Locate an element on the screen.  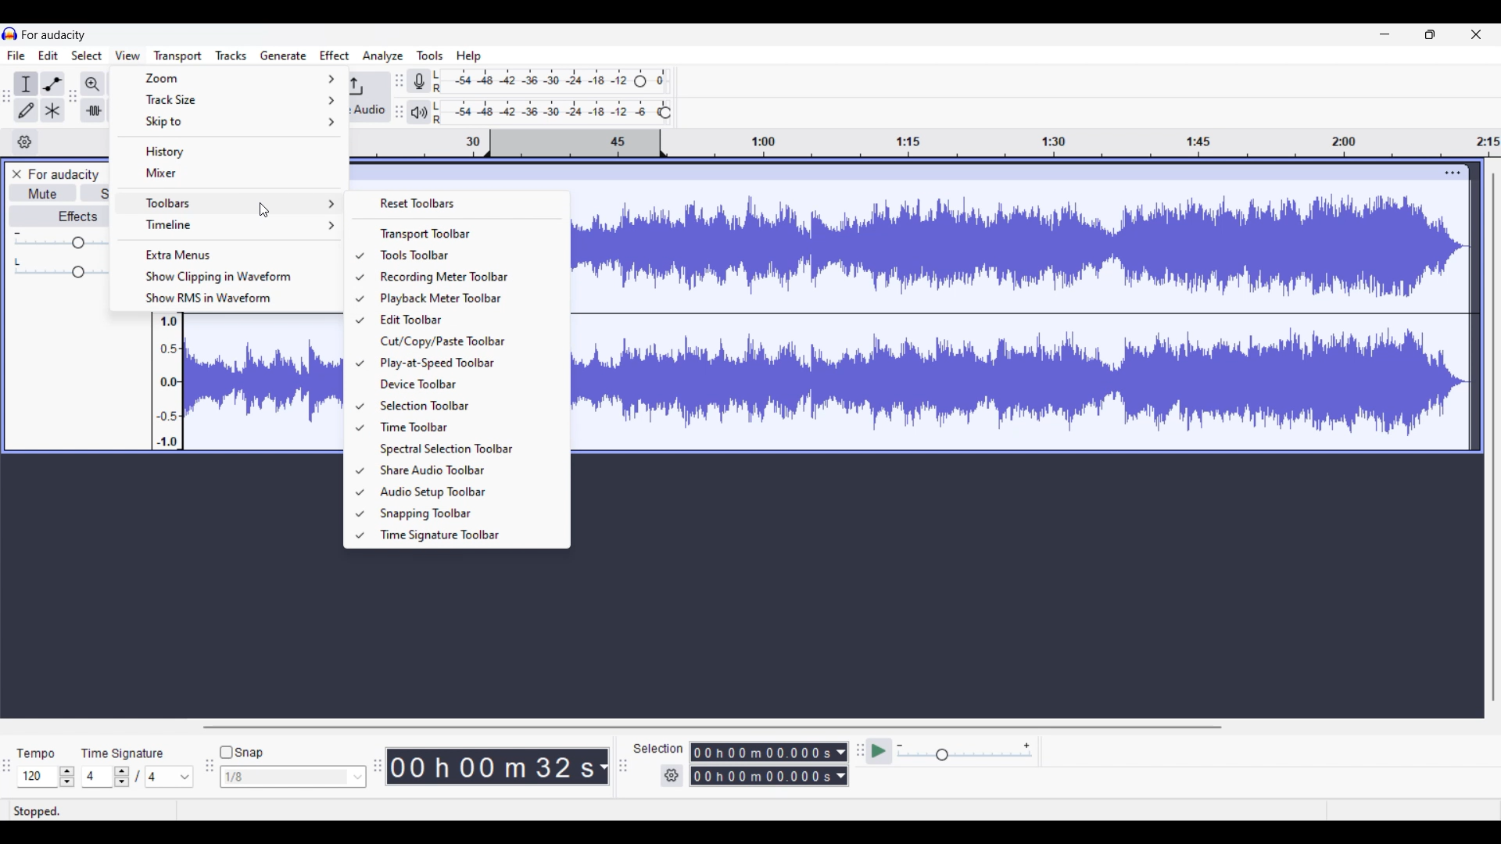
Envelop tool is located at coordinates (52, 84).